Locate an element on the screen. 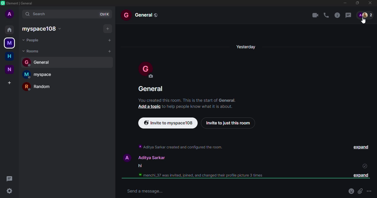 The height and width of the screenshot is (198, 377). general is located at coordinates (142, 15).